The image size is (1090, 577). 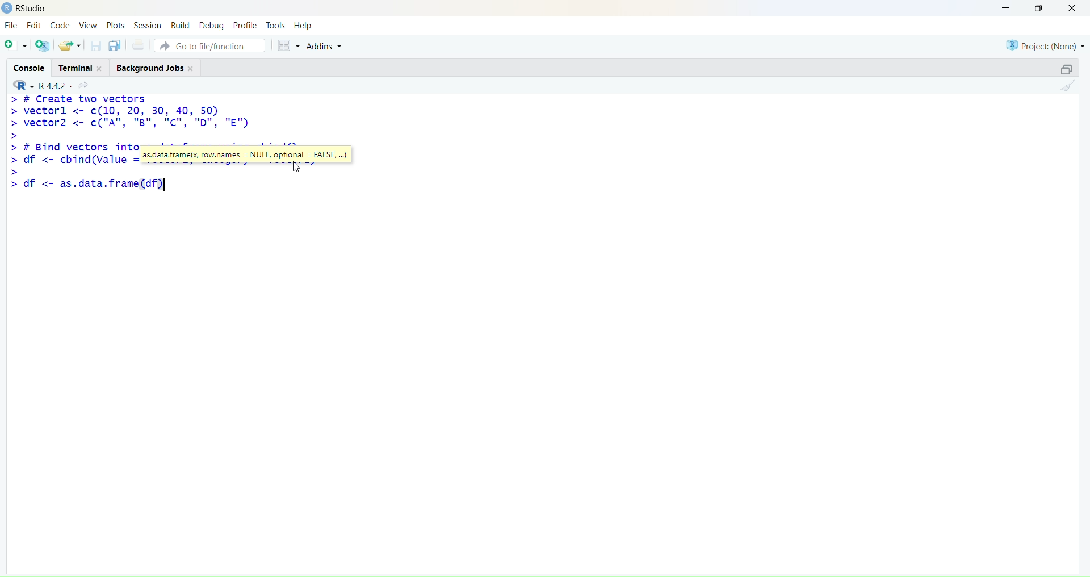 What do you see at coordinates (1005, 9) in the screenshot?
I see `Minimize` at bounding box center [1005, 9].